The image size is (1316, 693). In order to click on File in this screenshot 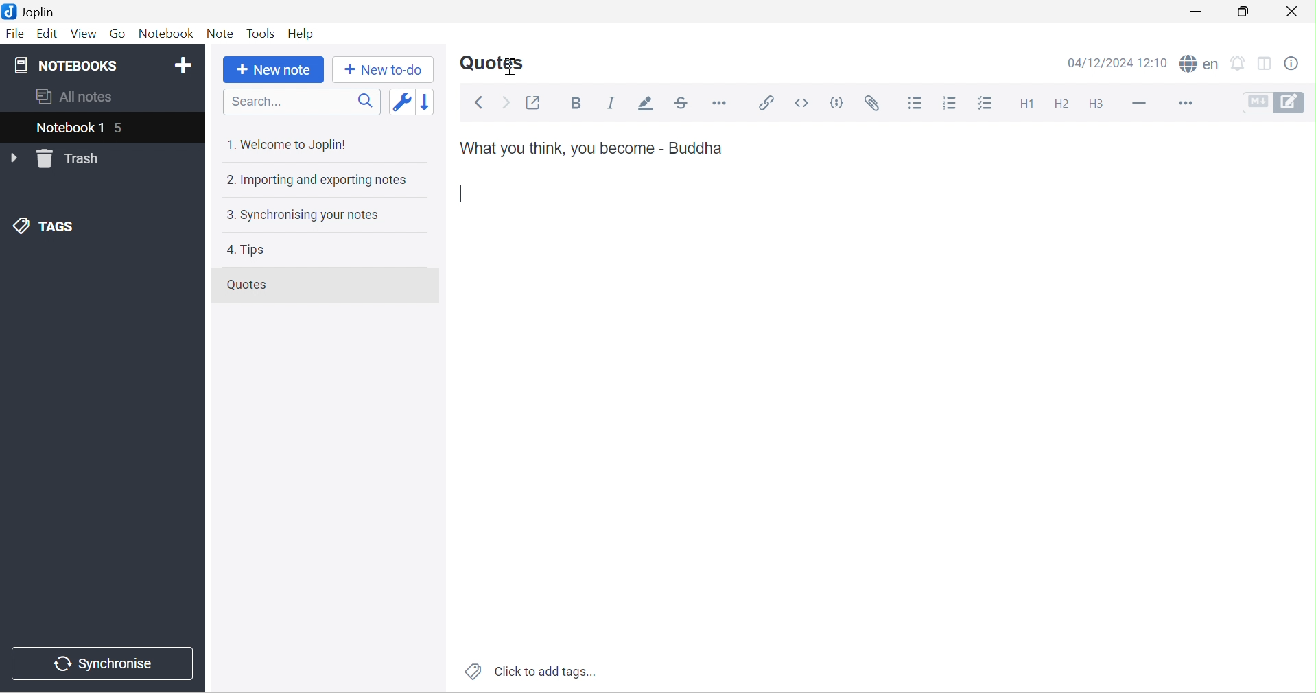, I will do `click(16, 34)`.